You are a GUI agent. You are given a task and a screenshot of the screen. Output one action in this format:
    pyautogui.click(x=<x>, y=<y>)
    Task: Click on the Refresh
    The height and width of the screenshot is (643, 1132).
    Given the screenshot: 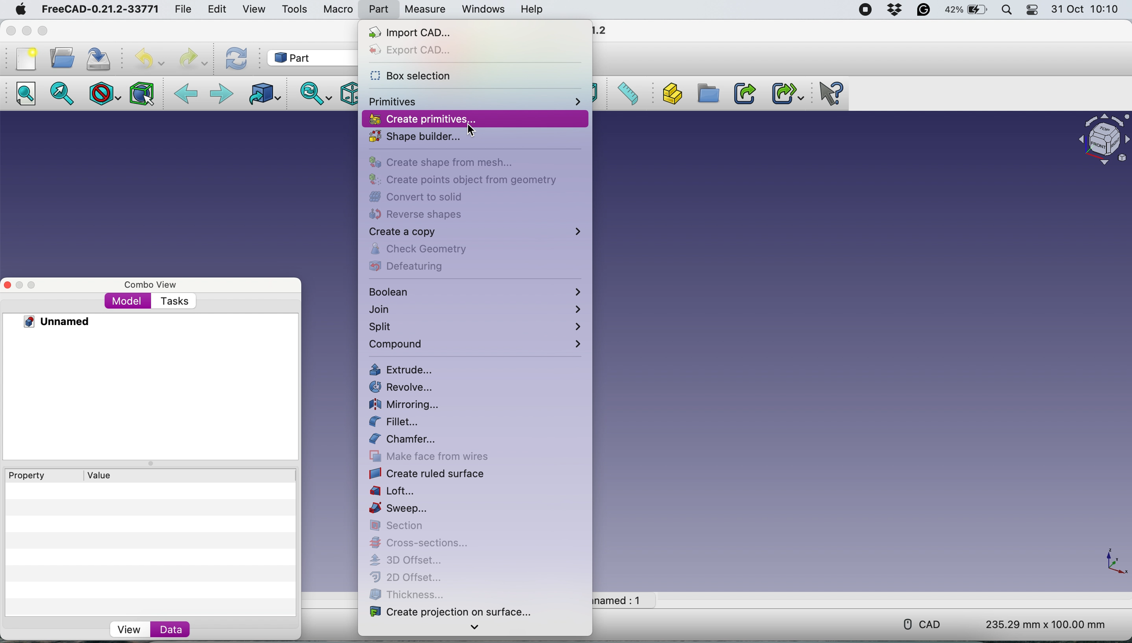 What is the action you would take?
    pyautogui.click(x=236, y=59)
    